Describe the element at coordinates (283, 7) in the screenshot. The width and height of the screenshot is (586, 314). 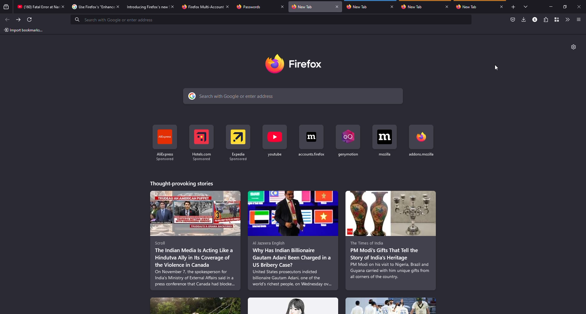
I see `close` at that location.